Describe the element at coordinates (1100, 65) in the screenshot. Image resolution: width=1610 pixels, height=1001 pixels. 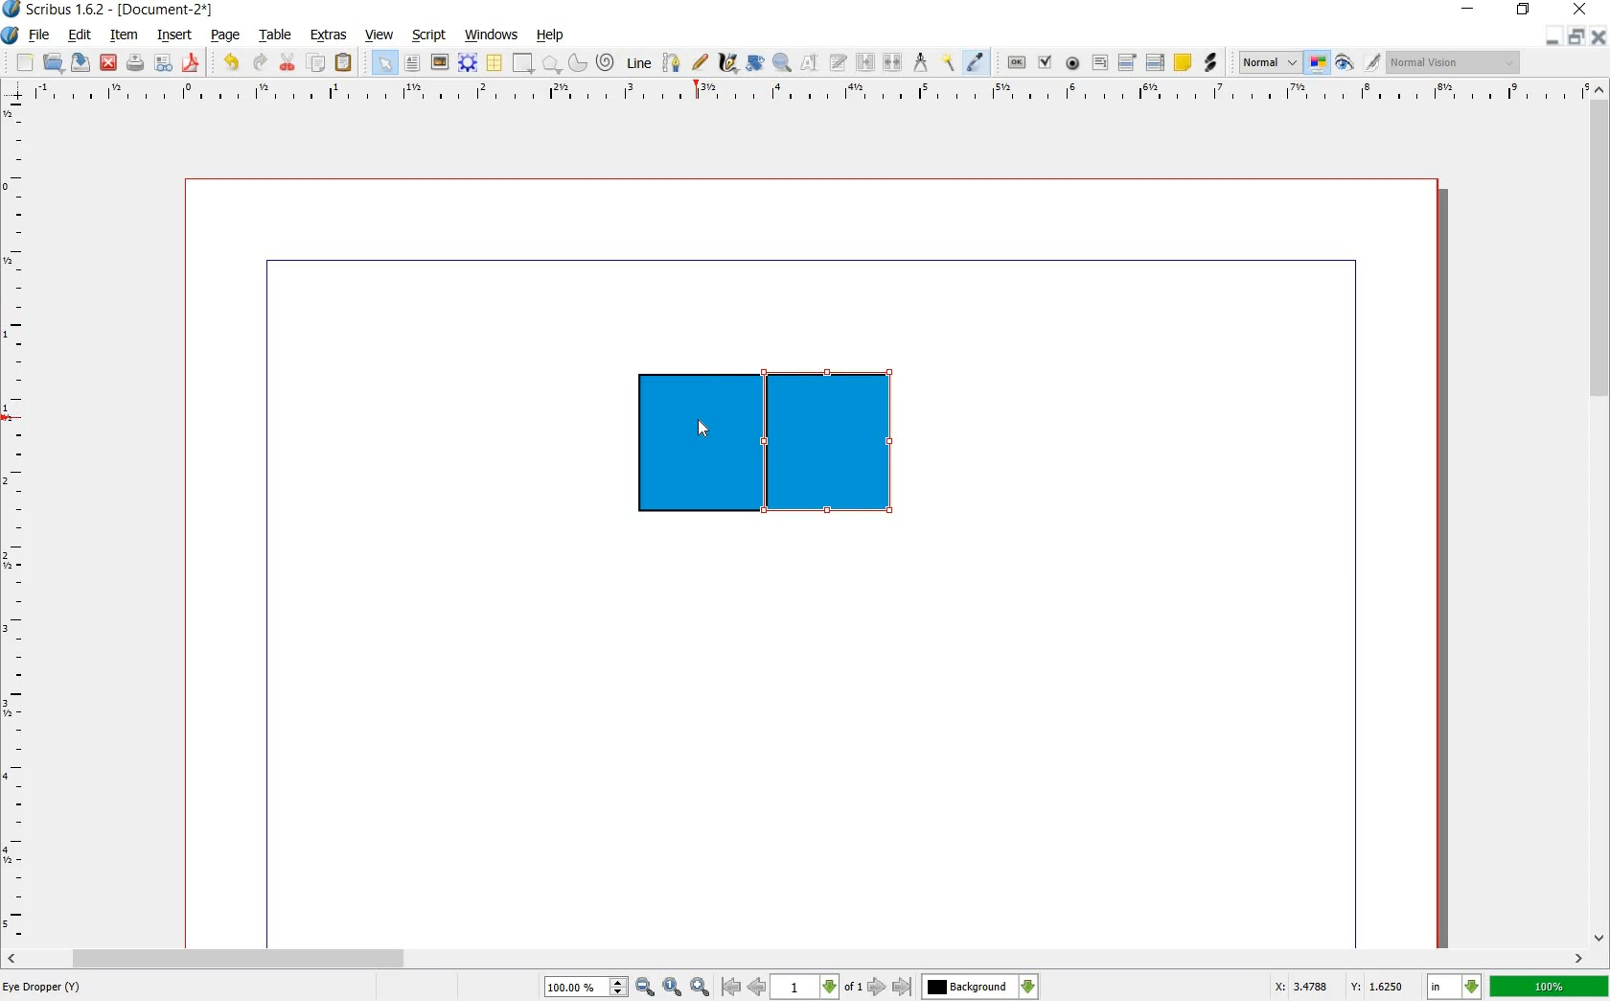
I see `pdf text field` at that location.